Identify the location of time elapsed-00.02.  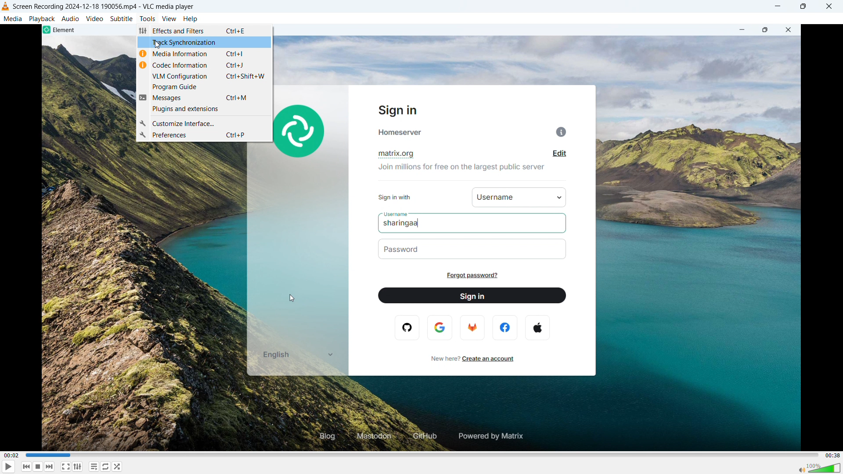
(12, 455).